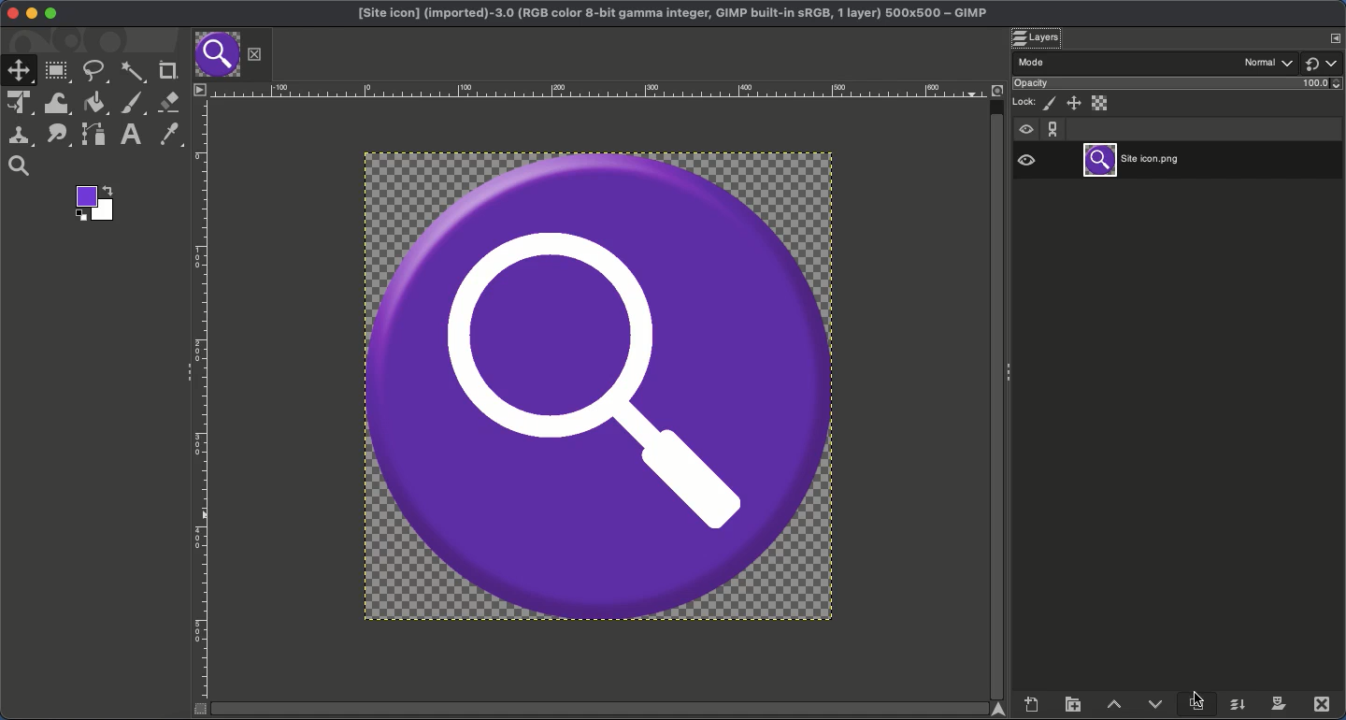  What do you see at coordinates (17, 104) in the screenshot?
I see `Unified transformation` at bounding box center [17, 104].